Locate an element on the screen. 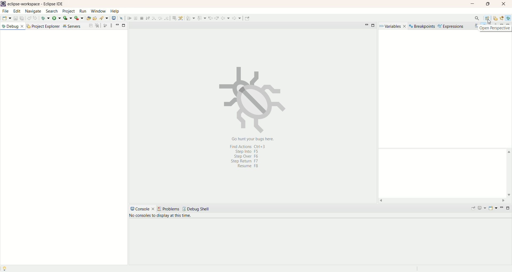 This screenshot has height=272, width=512. open task is located at coordinates (118, 18).